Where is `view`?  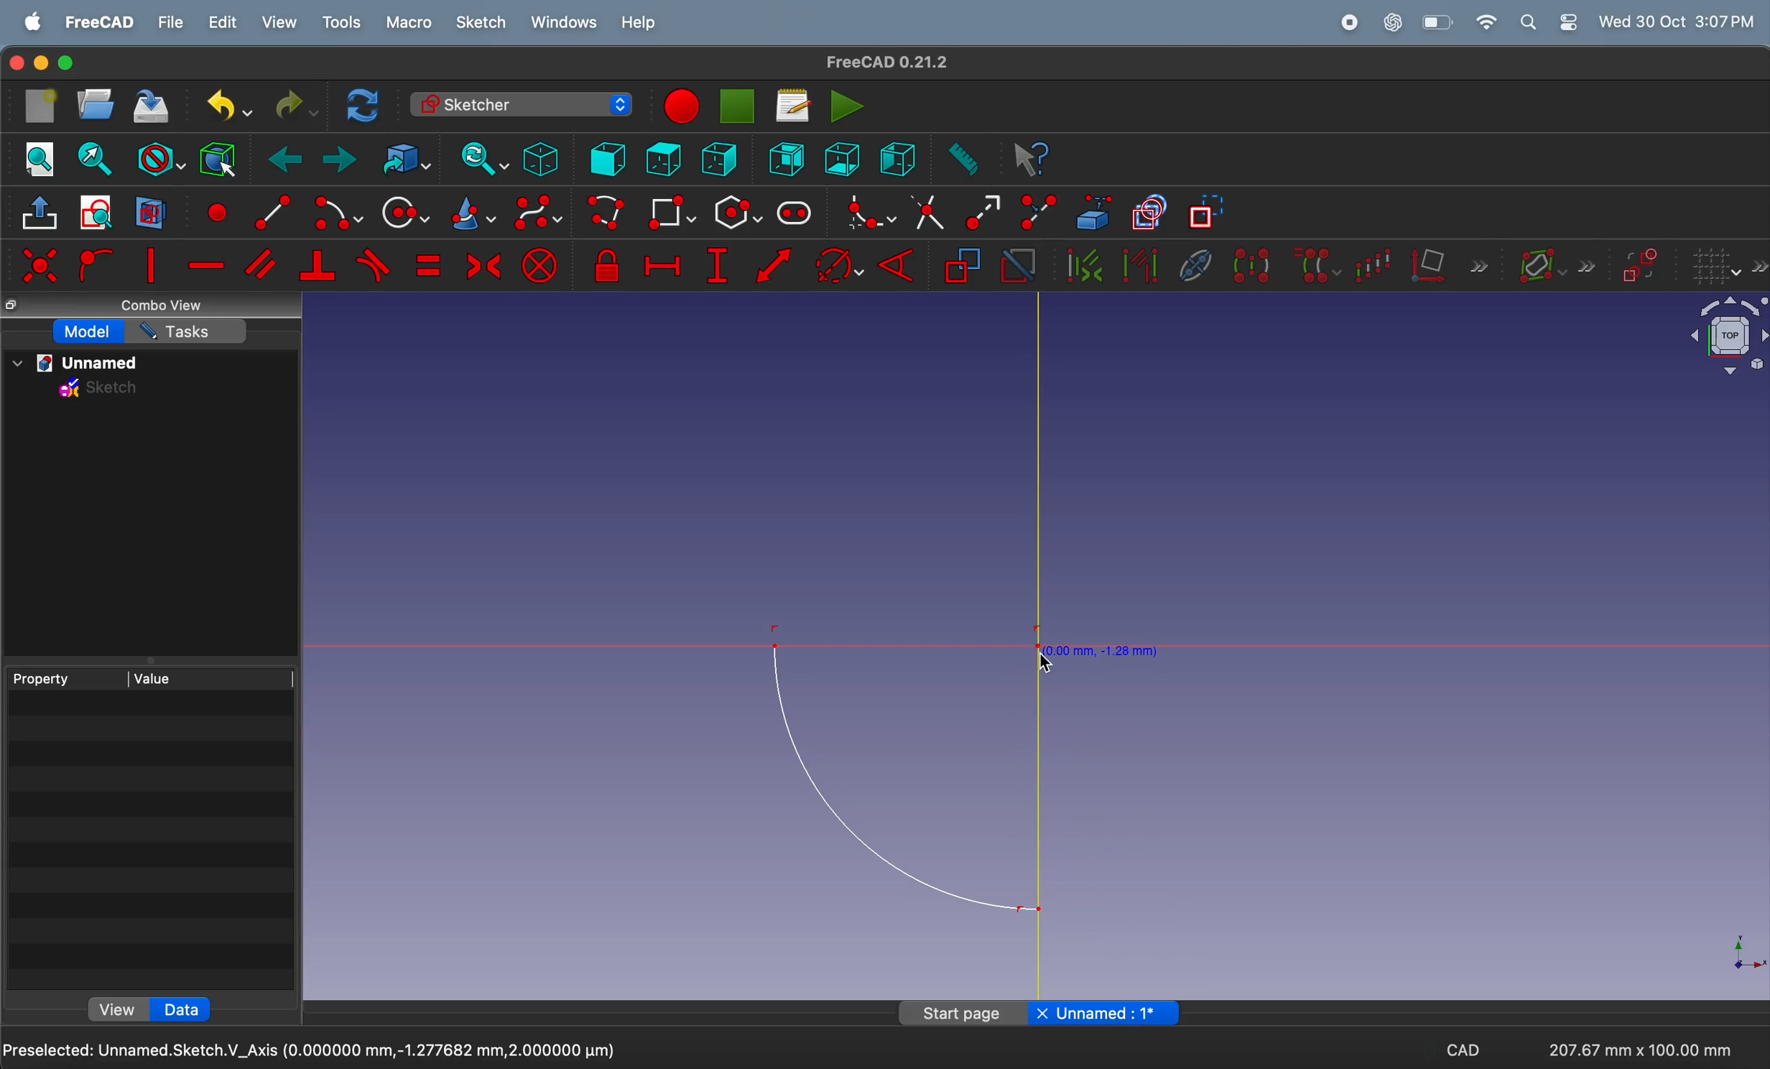
view is located at coordinates (121, 1008).